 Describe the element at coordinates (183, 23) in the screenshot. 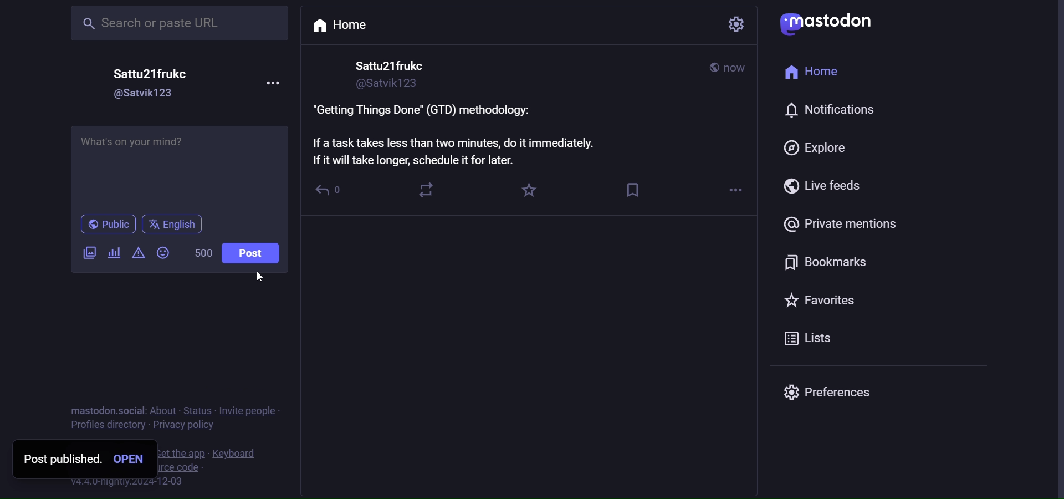

I see `search` at that location.